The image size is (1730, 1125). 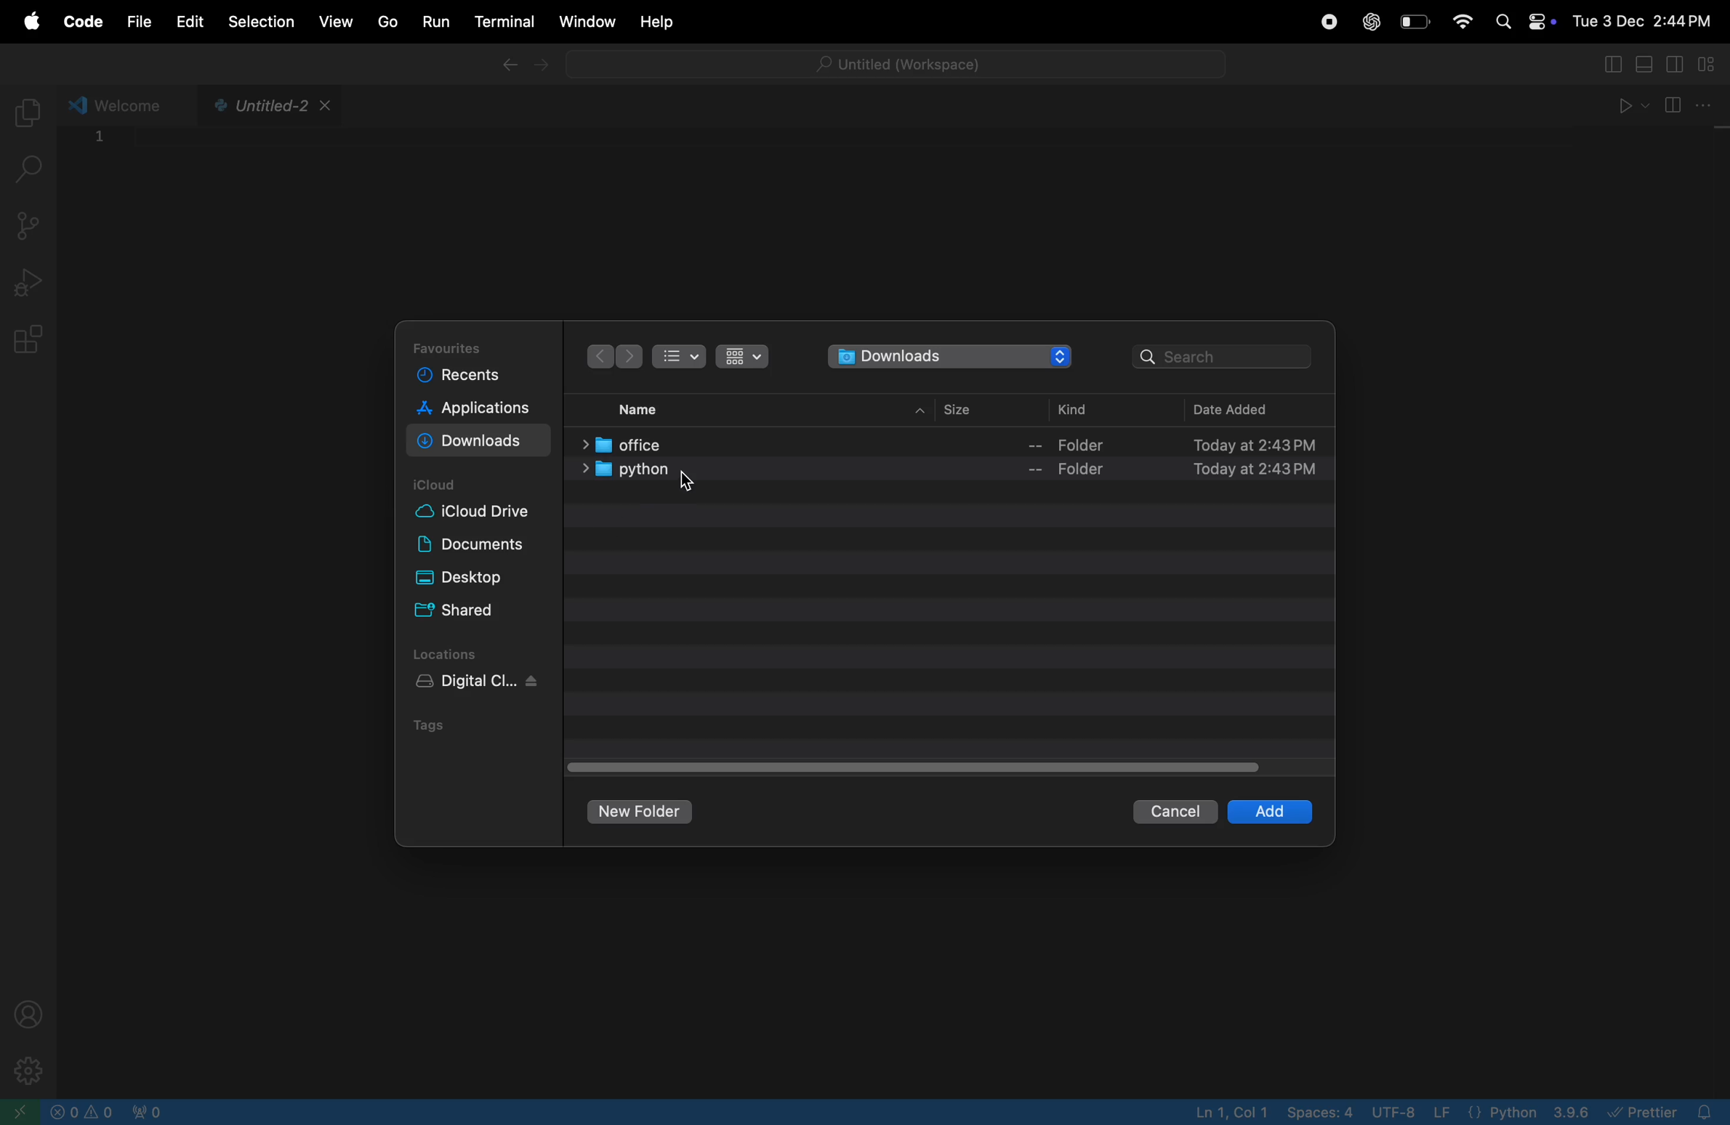 I want to click on python , so click(x=1529, y=1111).